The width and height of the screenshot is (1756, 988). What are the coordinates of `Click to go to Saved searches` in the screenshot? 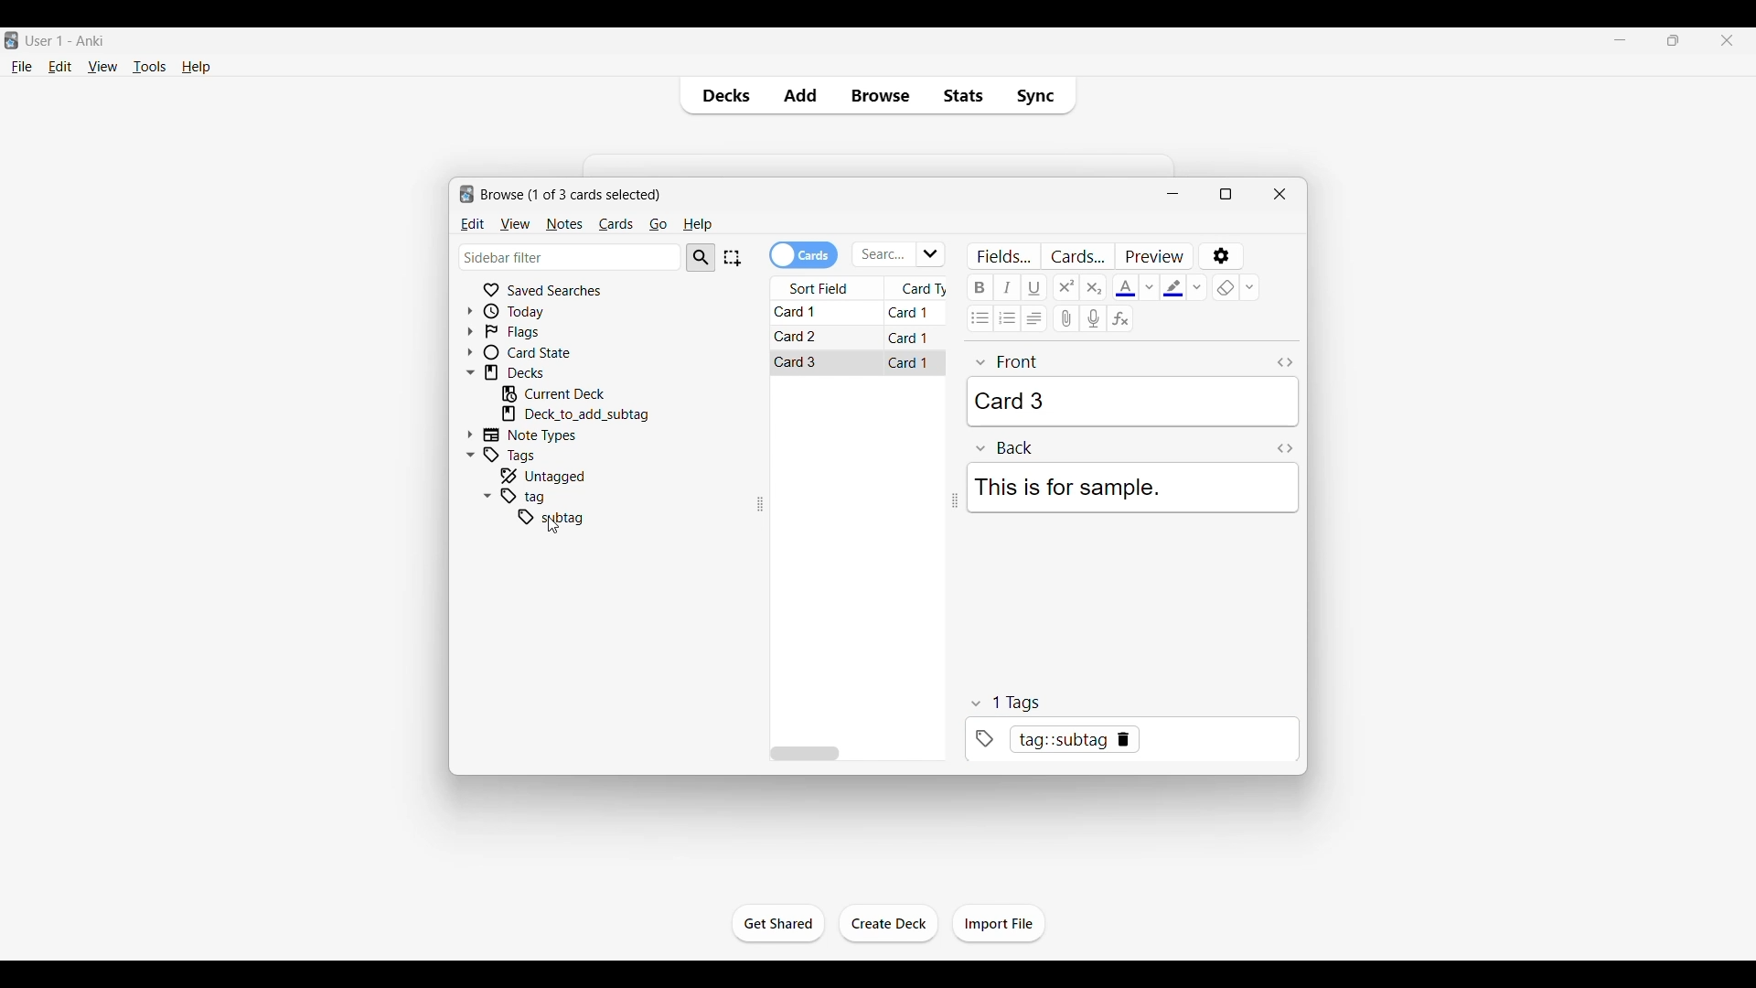 It's located at (541, 290).